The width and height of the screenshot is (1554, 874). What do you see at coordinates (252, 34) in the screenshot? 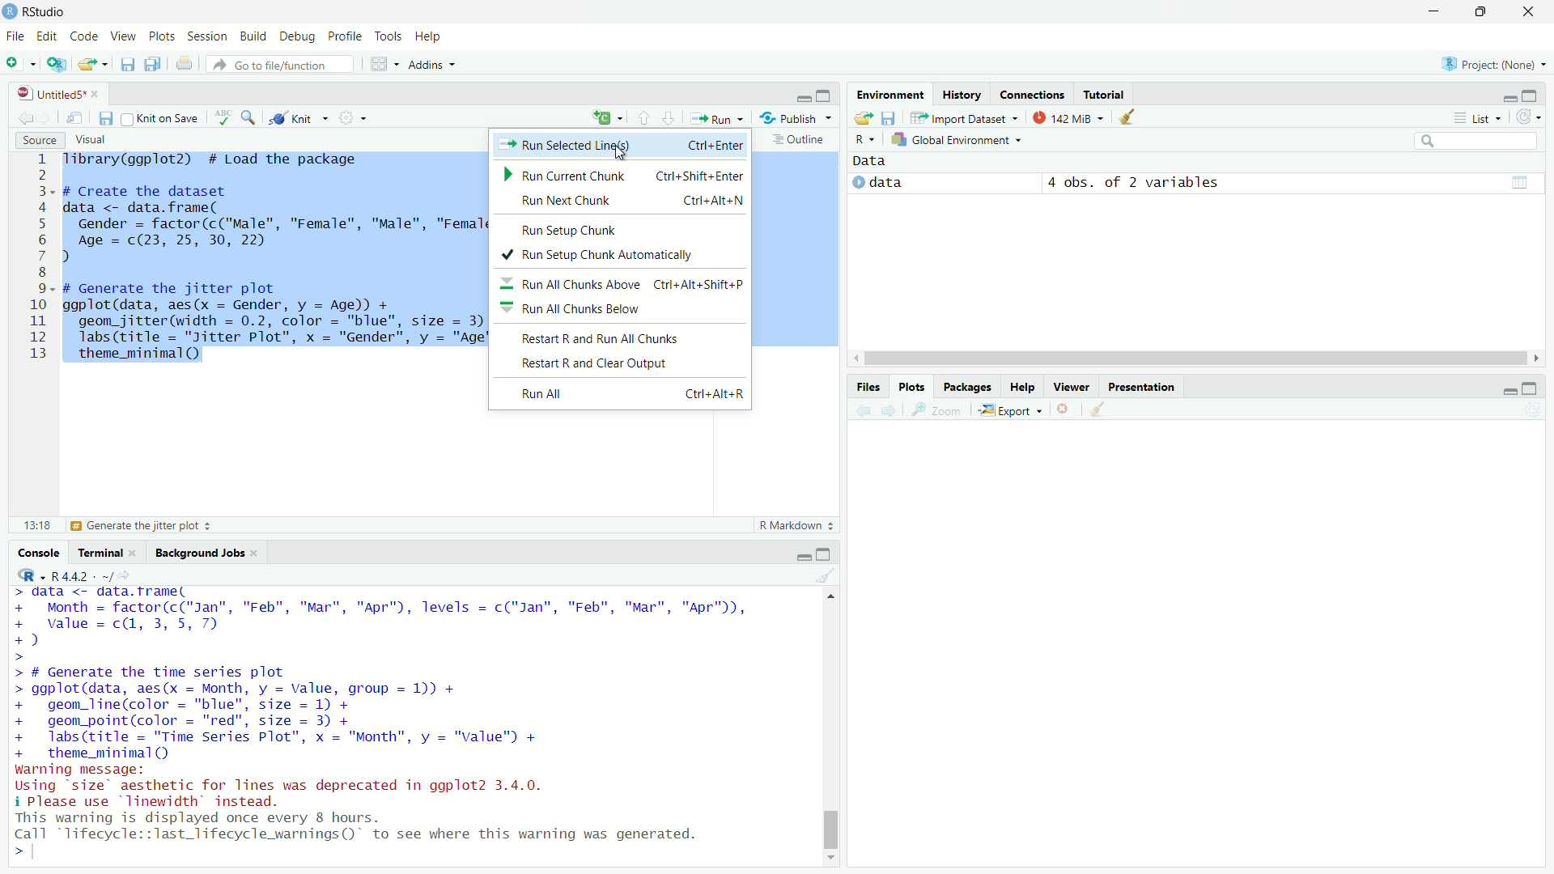
I see `build` at bounding box center [252, 34].